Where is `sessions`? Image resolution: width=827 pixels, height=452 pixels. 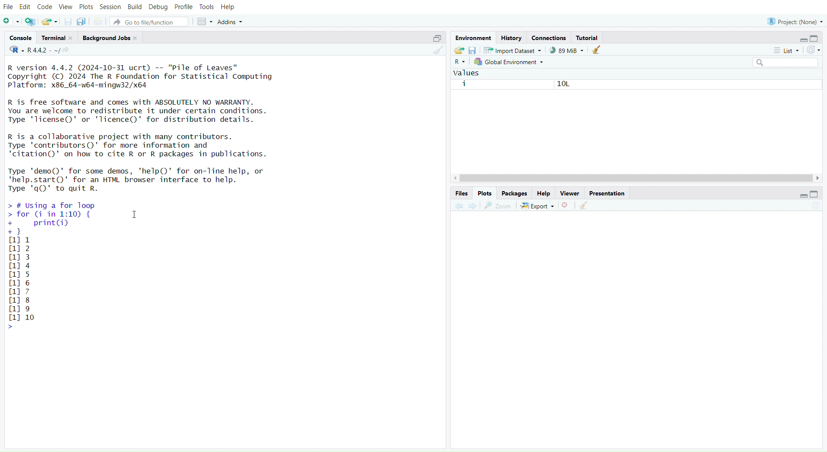
sessions is located at coordinates (111, 7).